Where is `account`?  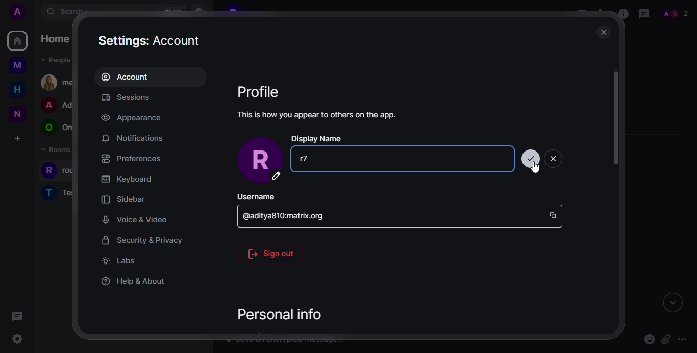
account is located at coordinates (130, 77).